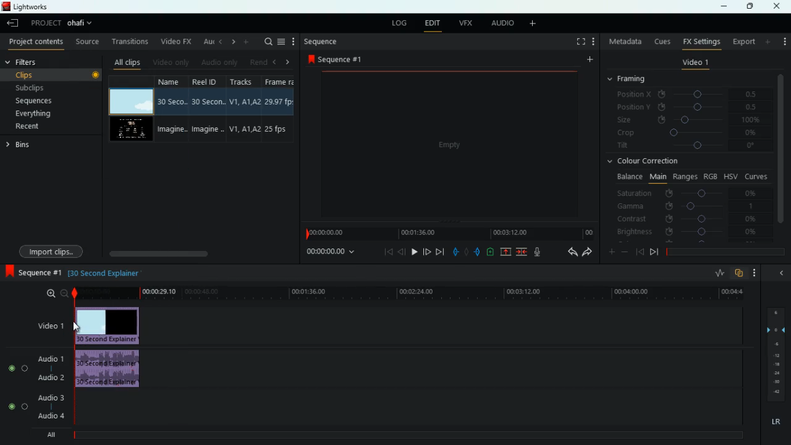  I want to click on log, so click(397, 22).